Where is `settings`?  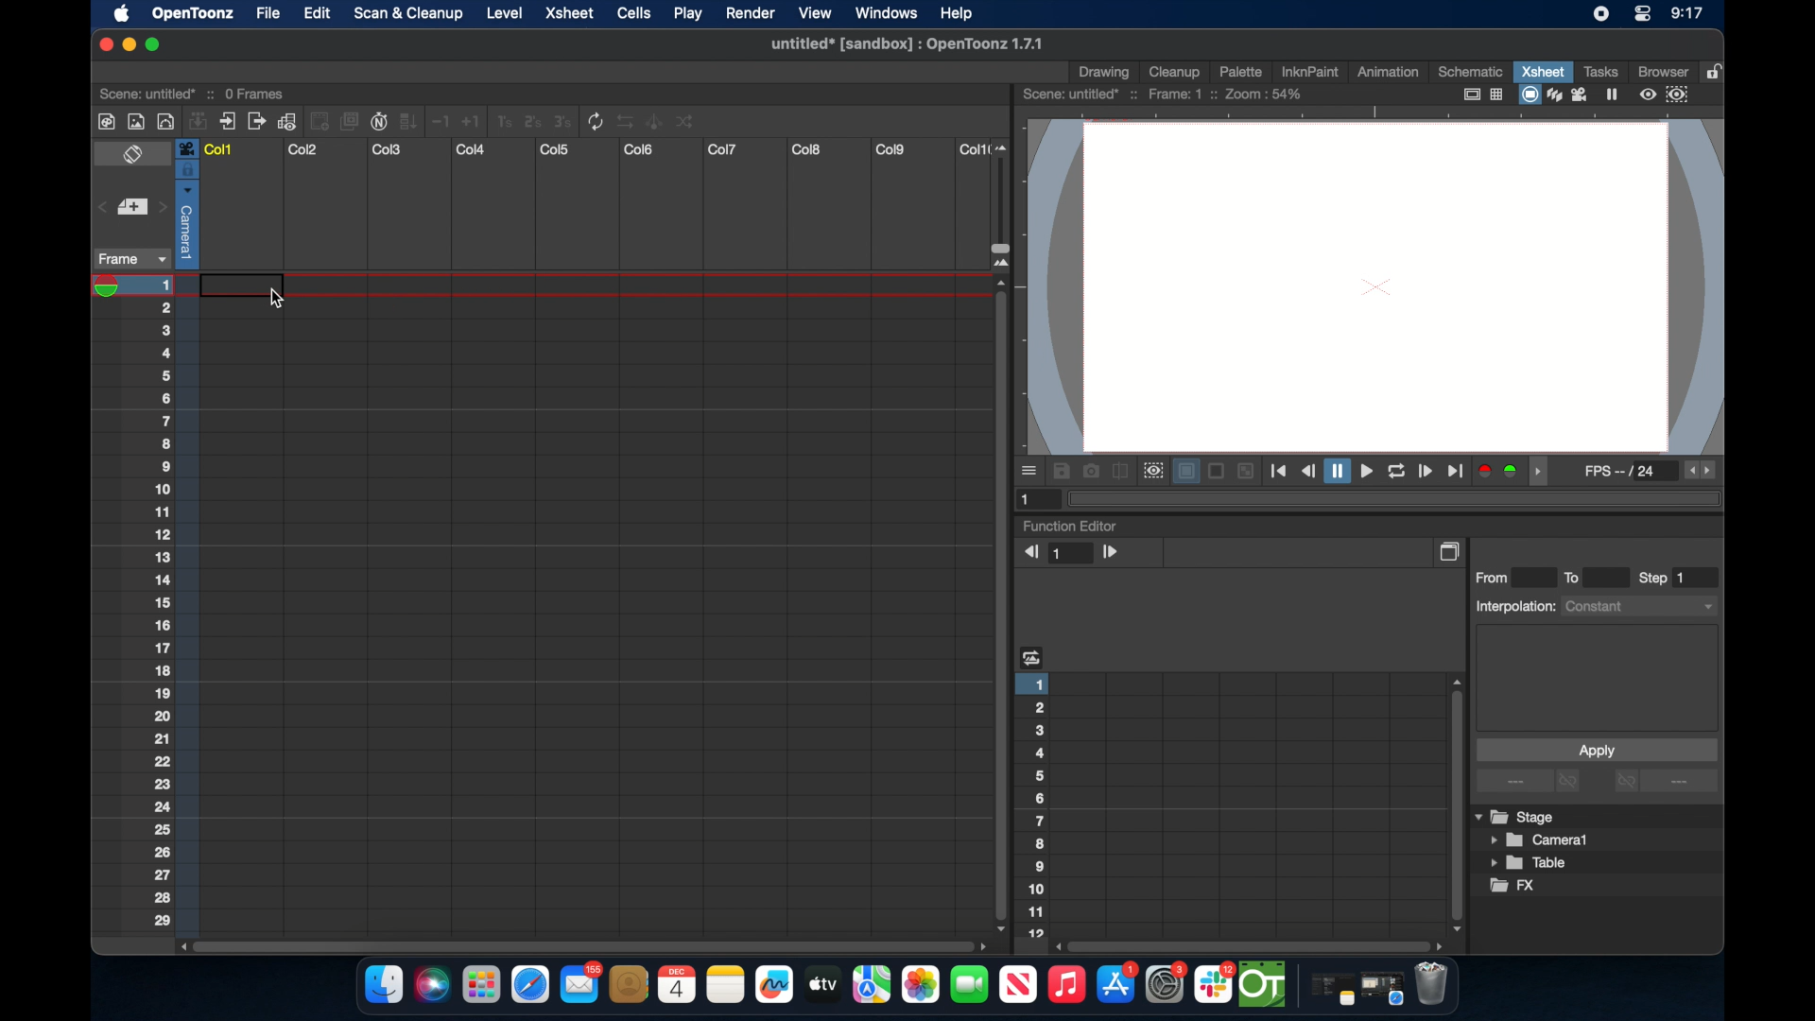 settings is located at coordinates (1167, 984).